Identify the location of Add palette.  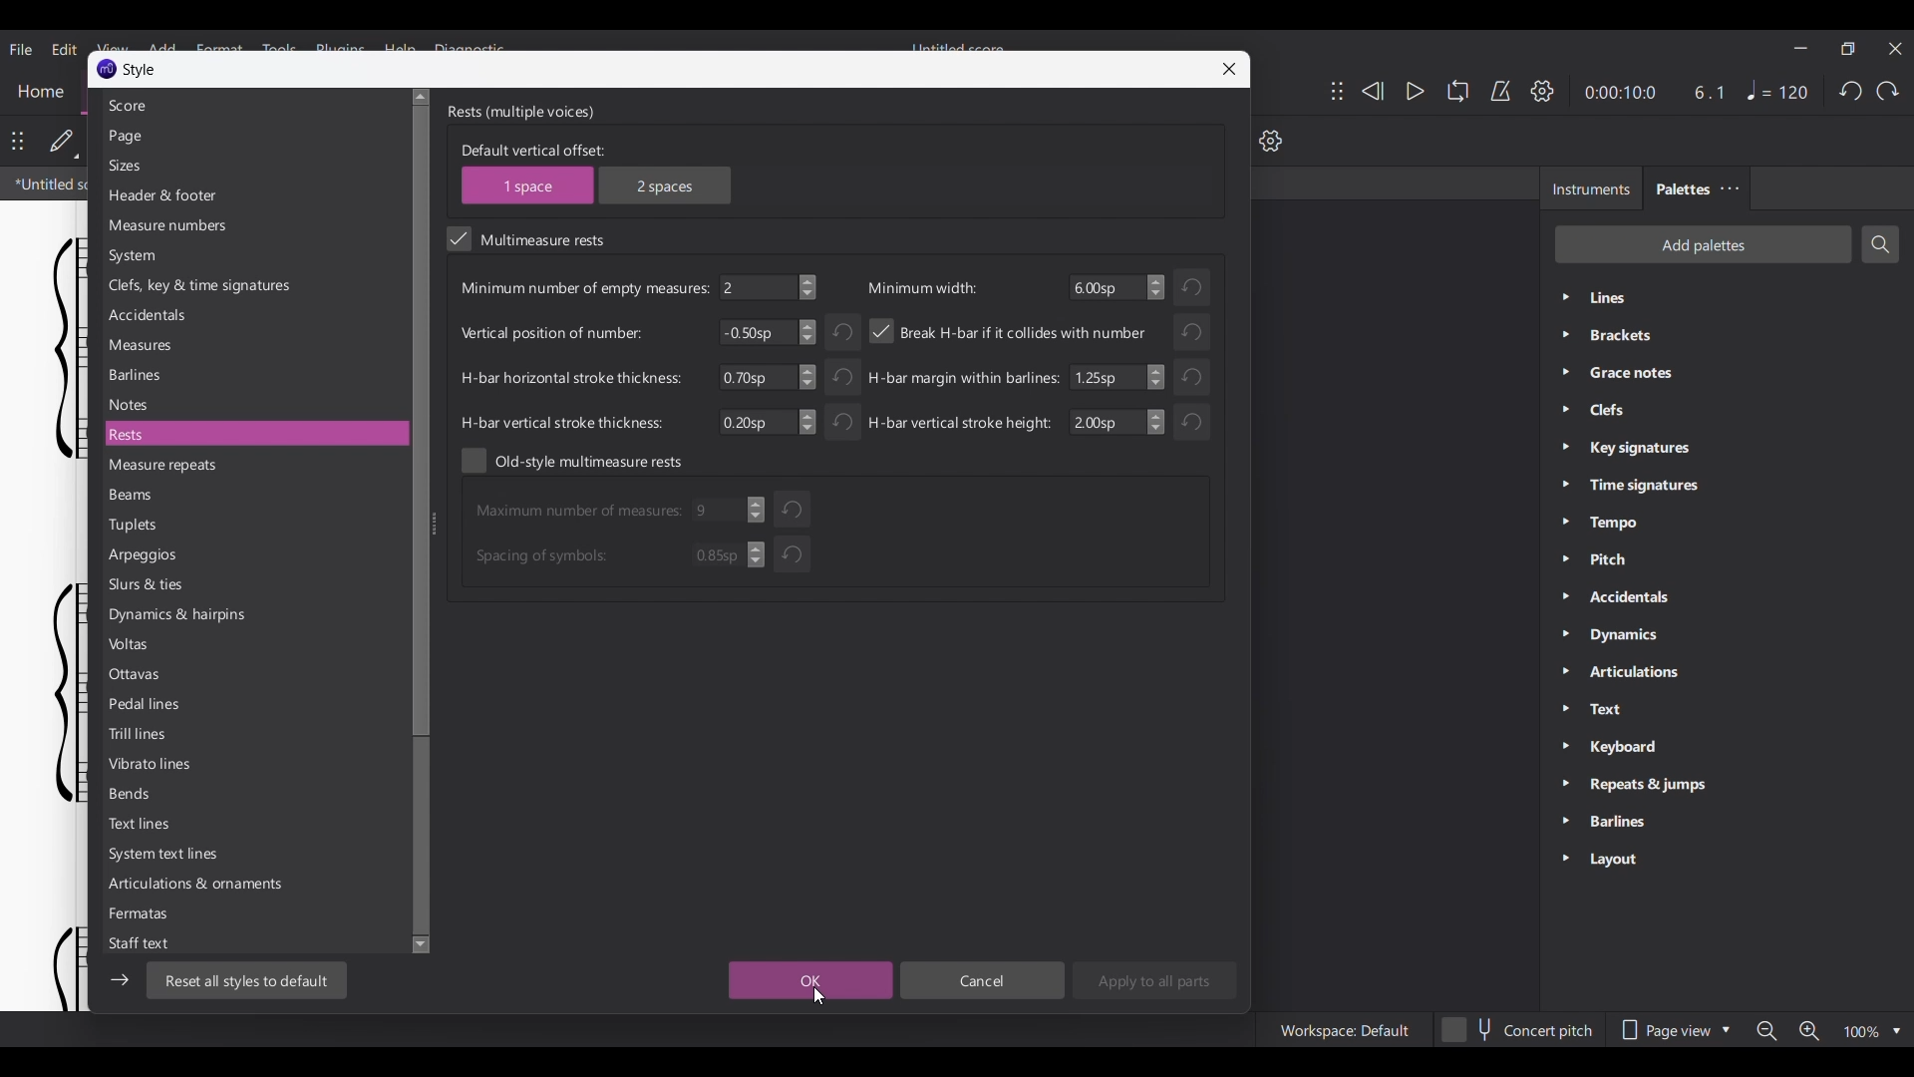
(1703, 245).